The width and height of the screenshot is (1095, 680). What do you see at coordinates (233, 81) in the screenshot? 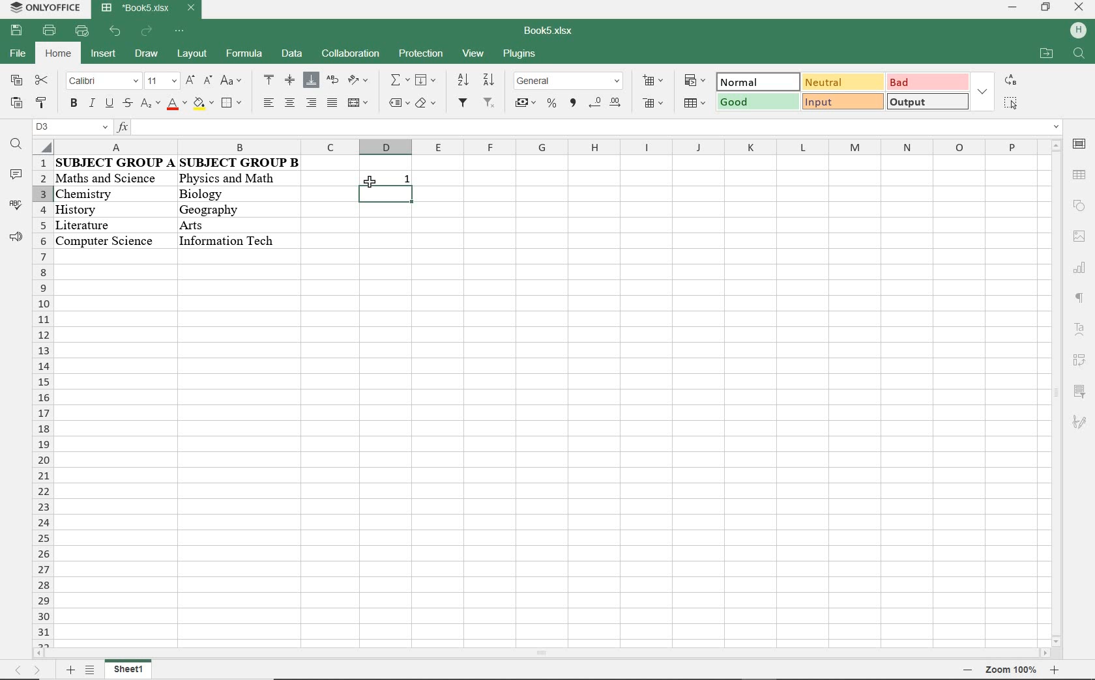
I see `change case` at bounding box center [233, 81].